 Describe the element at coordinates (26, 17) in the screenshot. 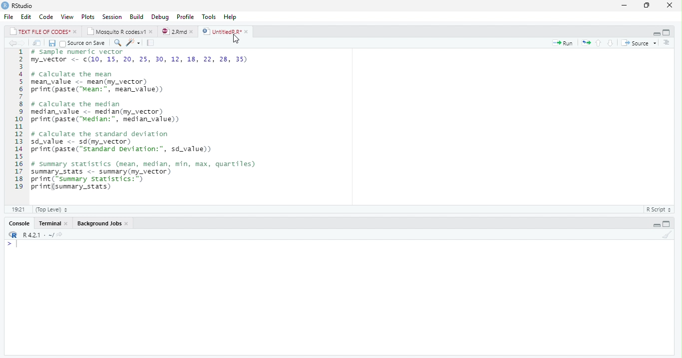

I see `edit` at that location.